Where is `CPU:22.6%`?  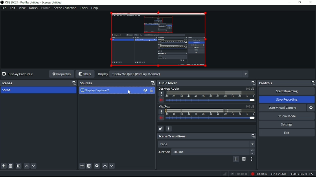
CPU:22.6% is located at coordinates (278, 174).